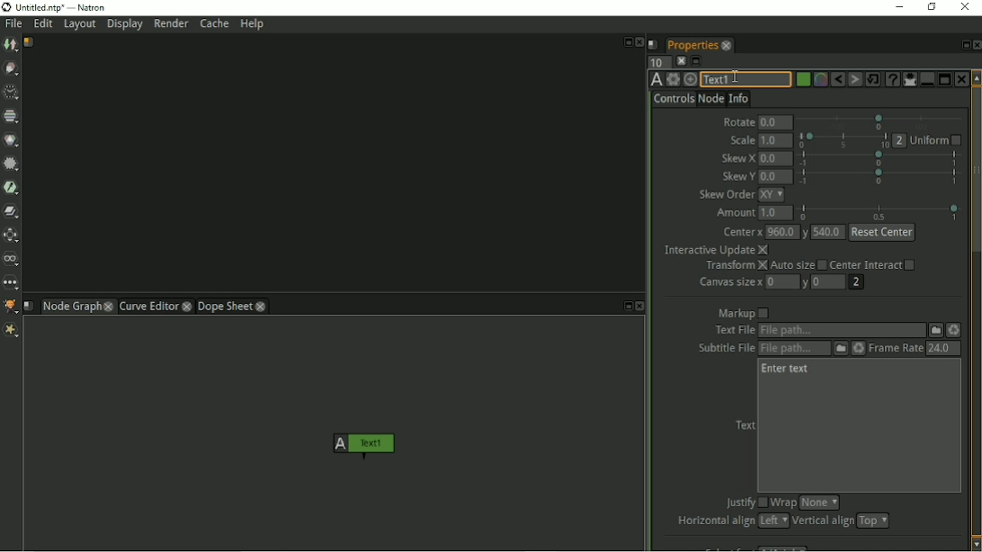  What do you see at coordinates (361, 446) in the screenshot?
I see `Text1` at bounding box center [361, 446].